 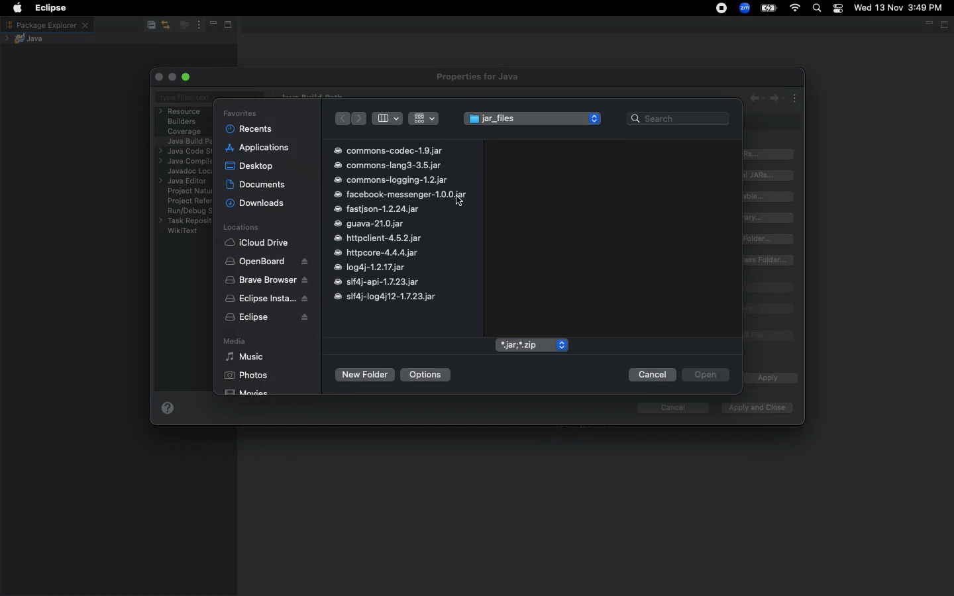 I want to click on Music, so click(x=244, y=357).